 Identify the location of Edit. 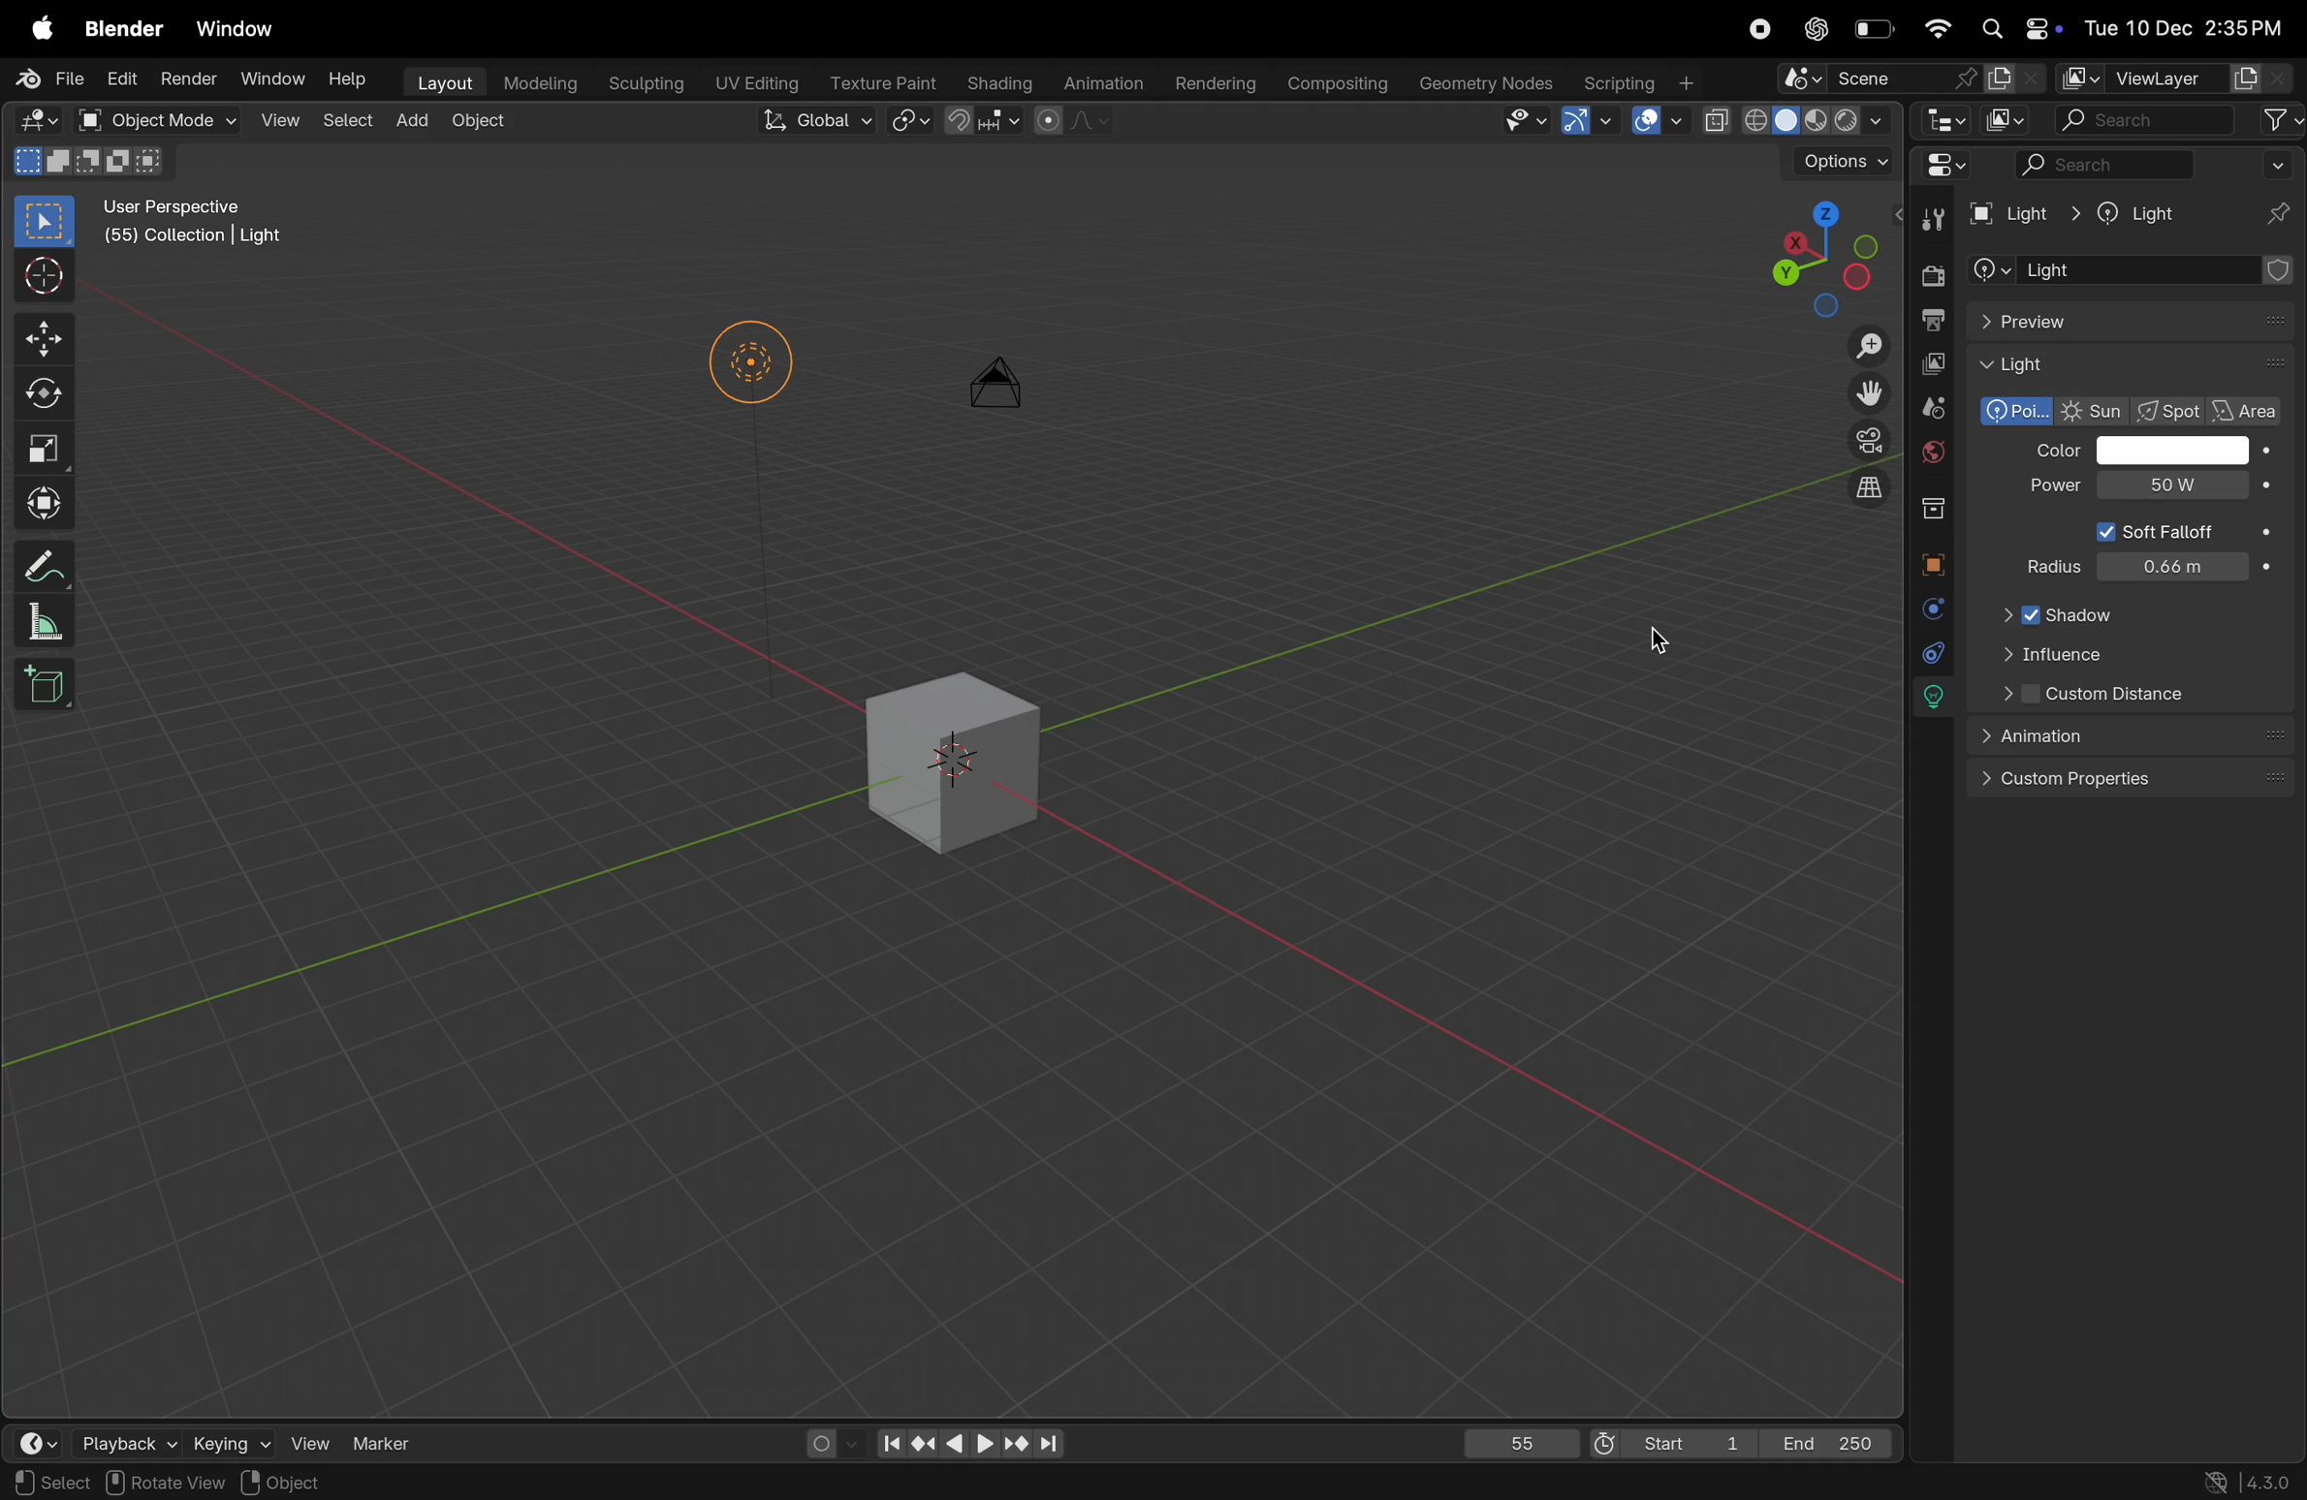
(120, 78).